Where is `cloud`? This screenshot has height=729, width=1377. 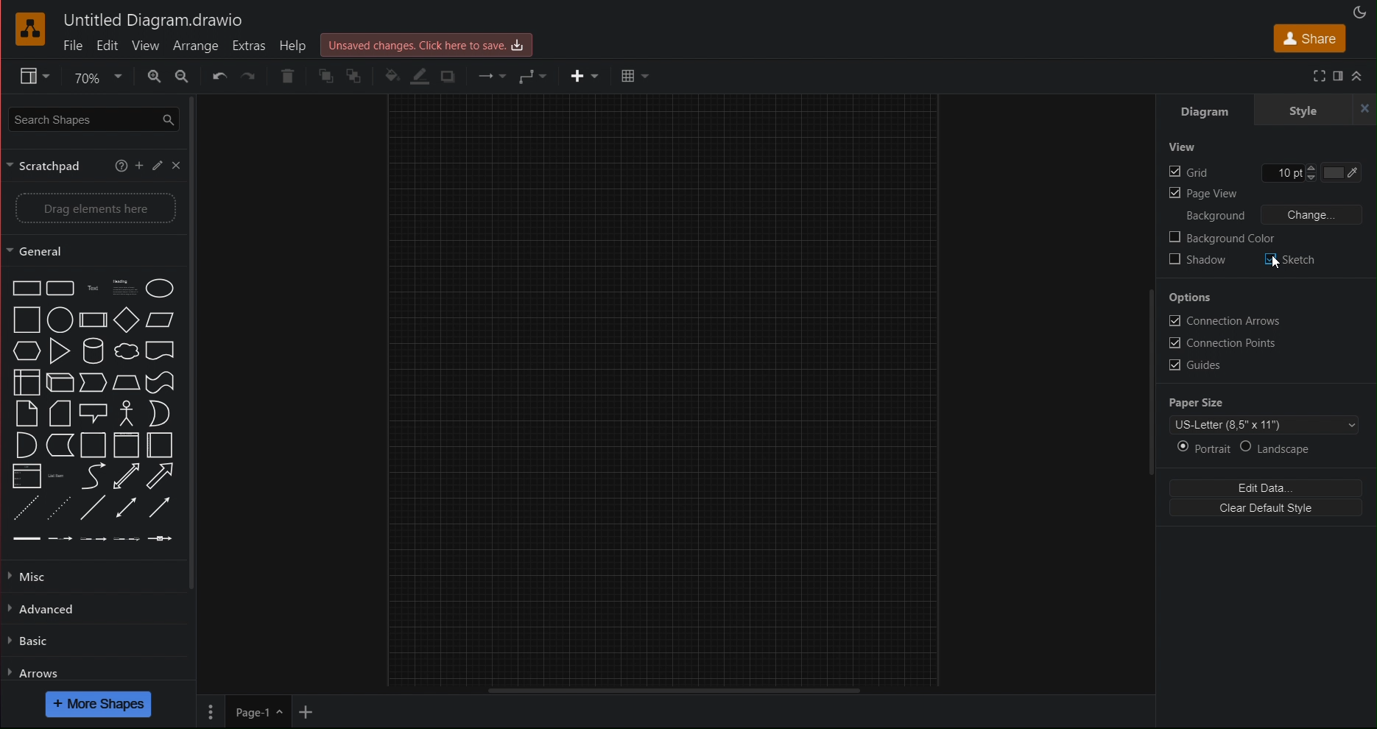
cloud is located at coordinates (126, 353).